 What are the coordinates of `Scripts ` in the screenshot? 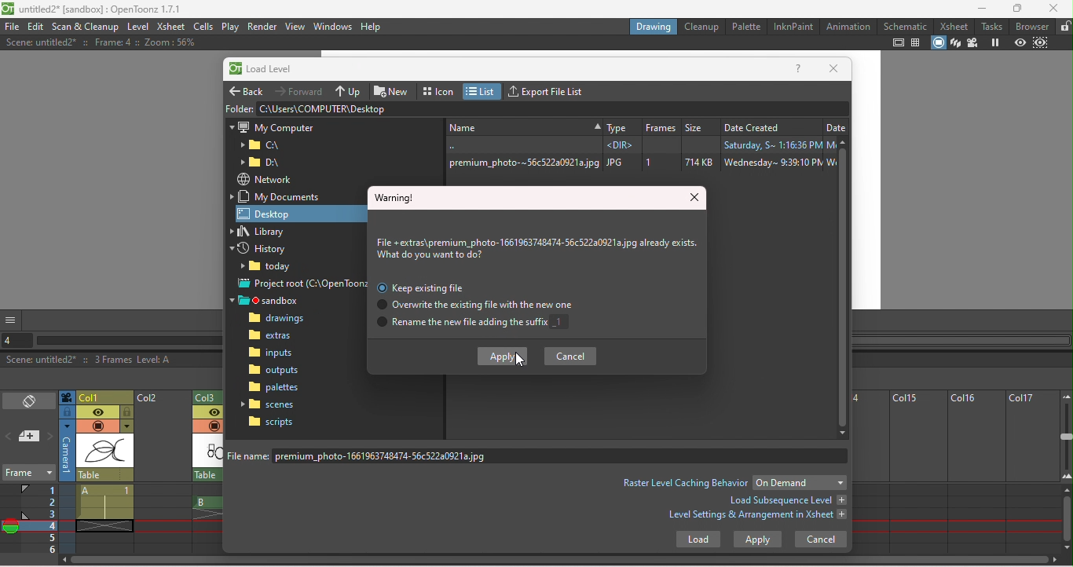 It's located at (271, 422).